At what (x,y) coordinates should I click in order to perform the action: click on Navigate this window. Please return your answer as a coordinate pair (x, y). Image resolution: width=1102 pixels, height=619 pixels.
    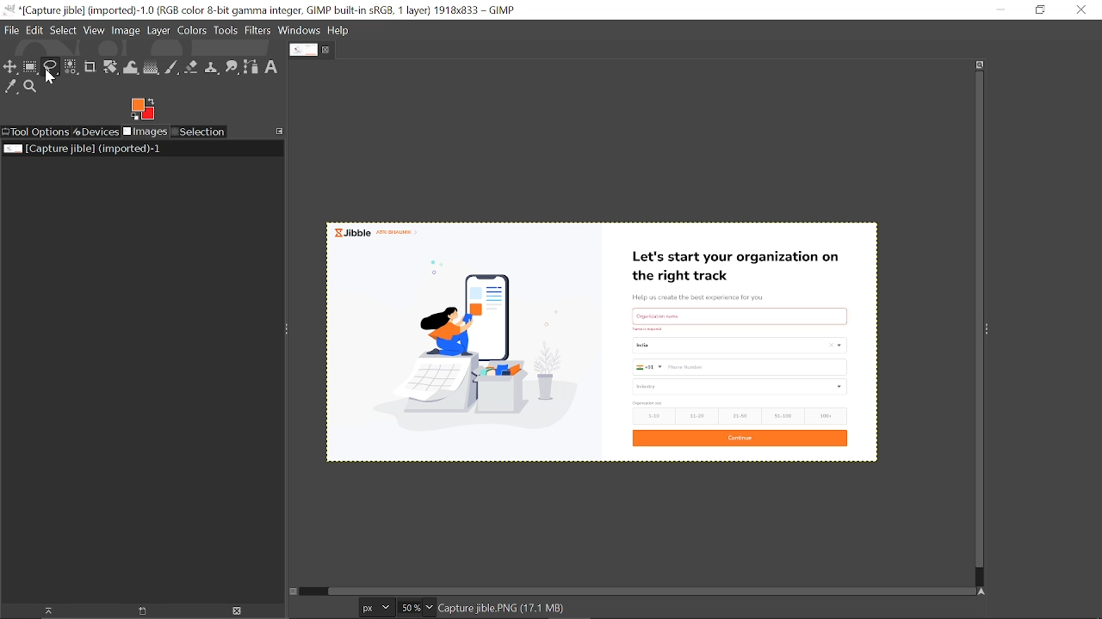
    Looking at the image, I should click on (985, 592).